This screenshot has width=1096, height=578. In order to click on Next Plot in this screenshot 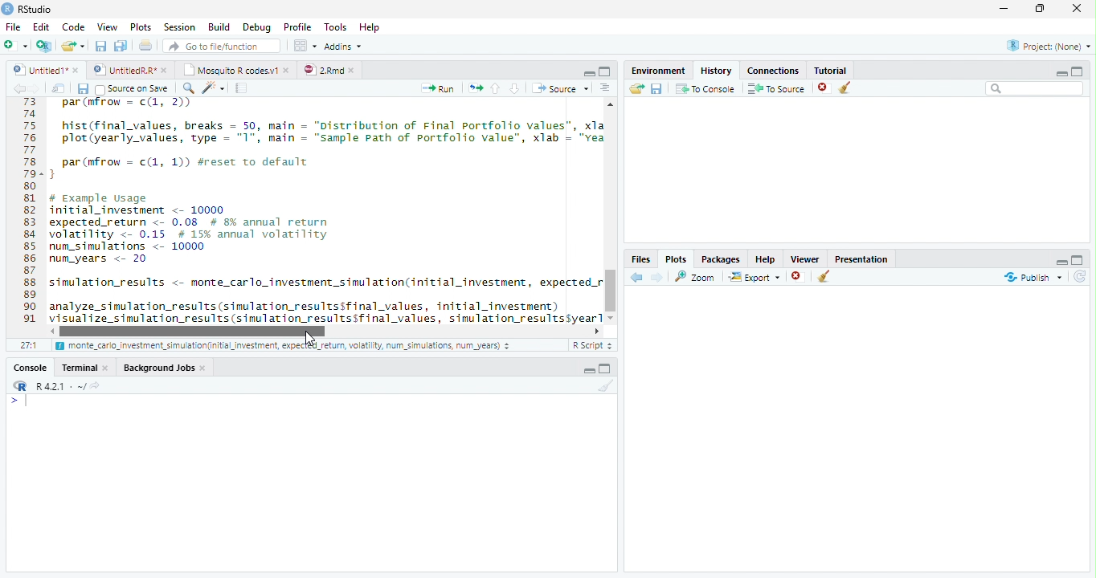, I will do `click(657, 277)`.